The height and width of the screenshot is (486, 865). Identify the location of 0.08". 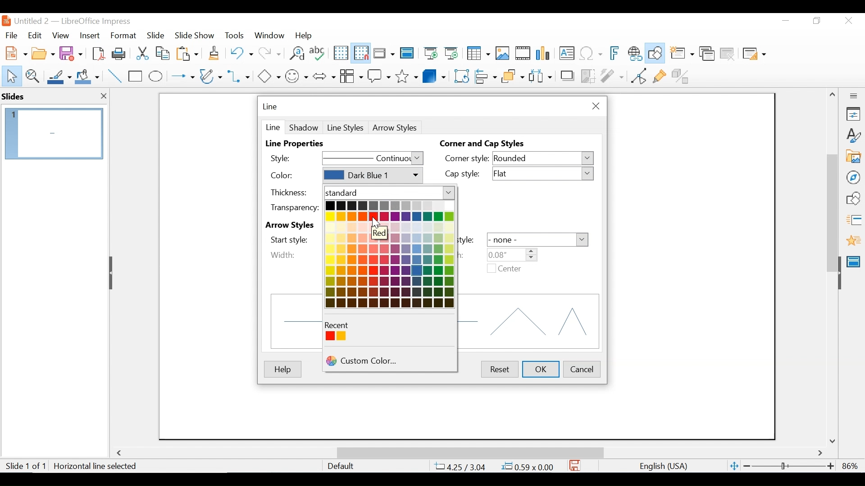
(510, 254).